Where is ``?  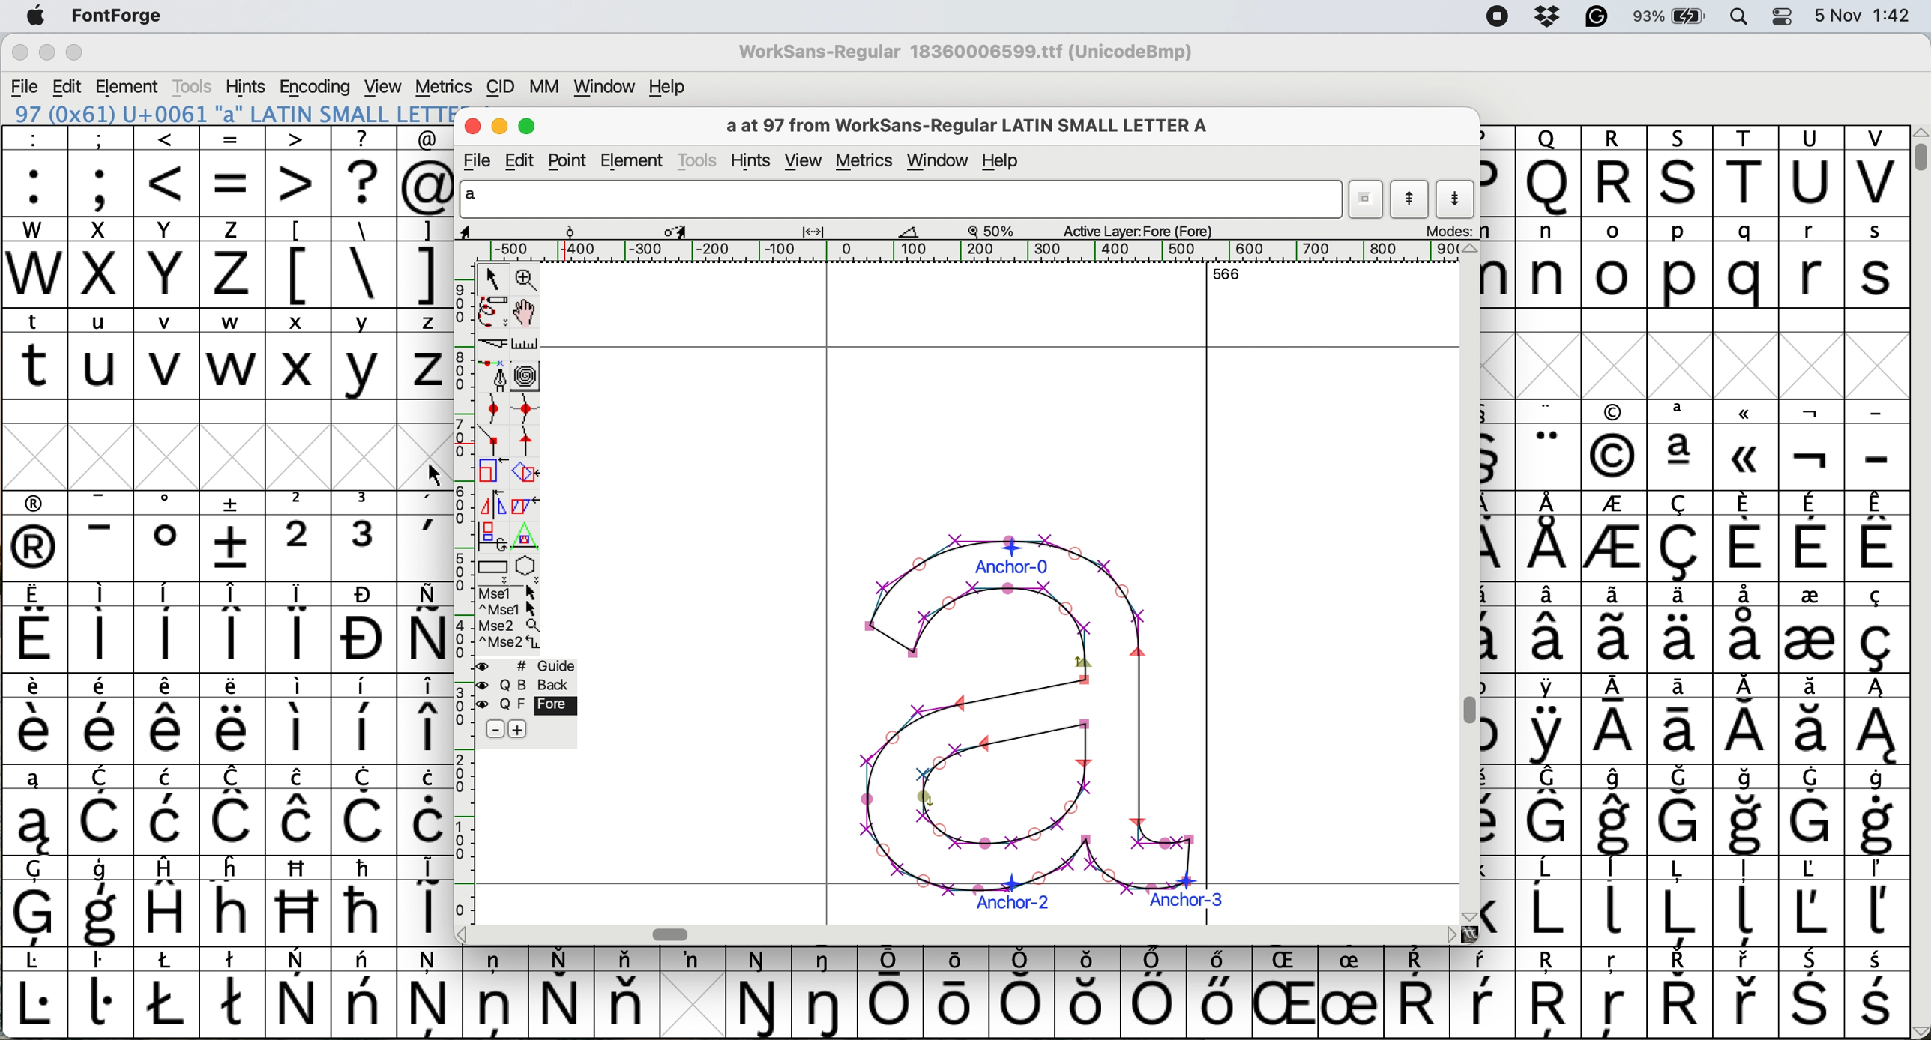
 is located at coordinates (1548, 171).